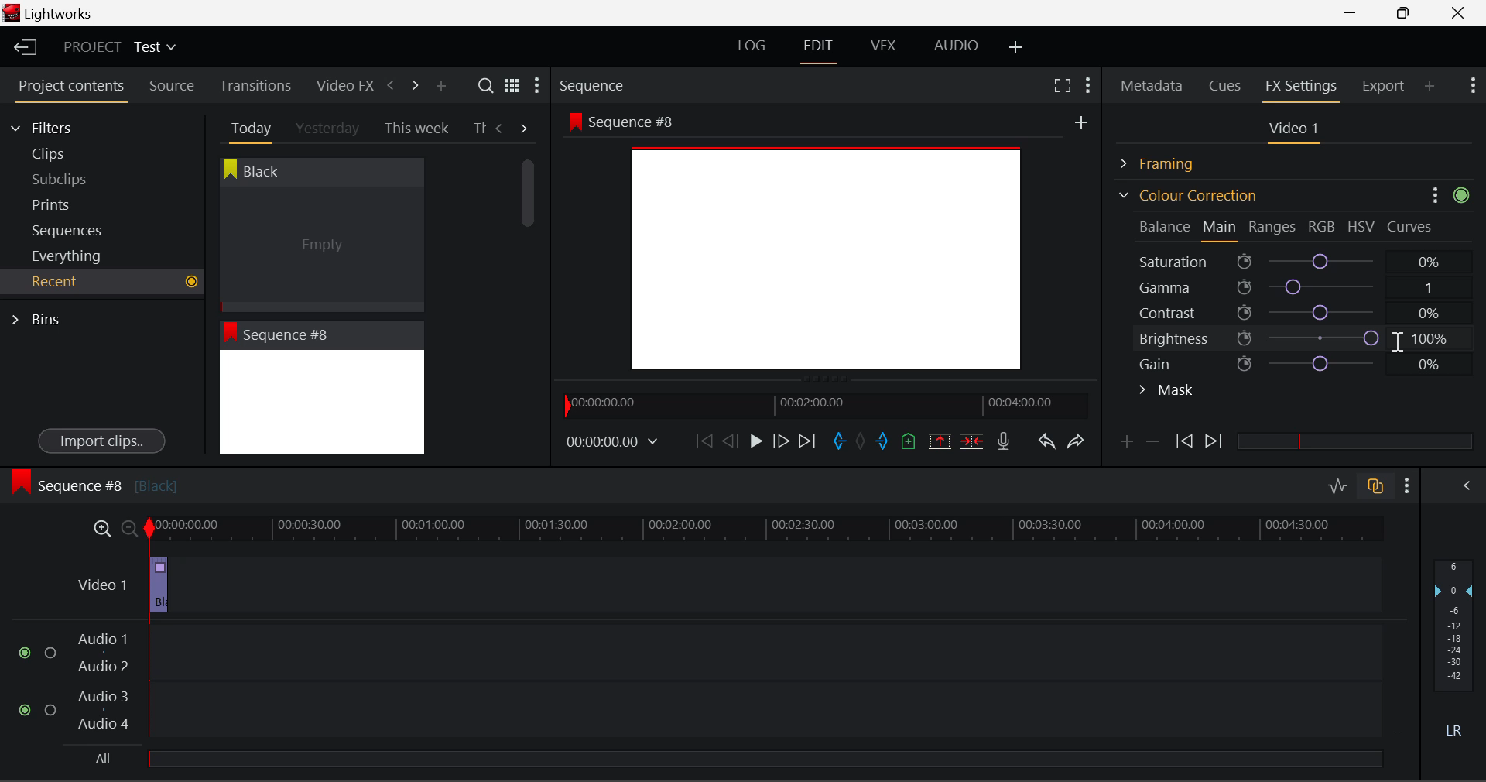  What do you see at coordinates (41, 317) in the screenshot?
I see `Bins` at bounding box center [41, 317].